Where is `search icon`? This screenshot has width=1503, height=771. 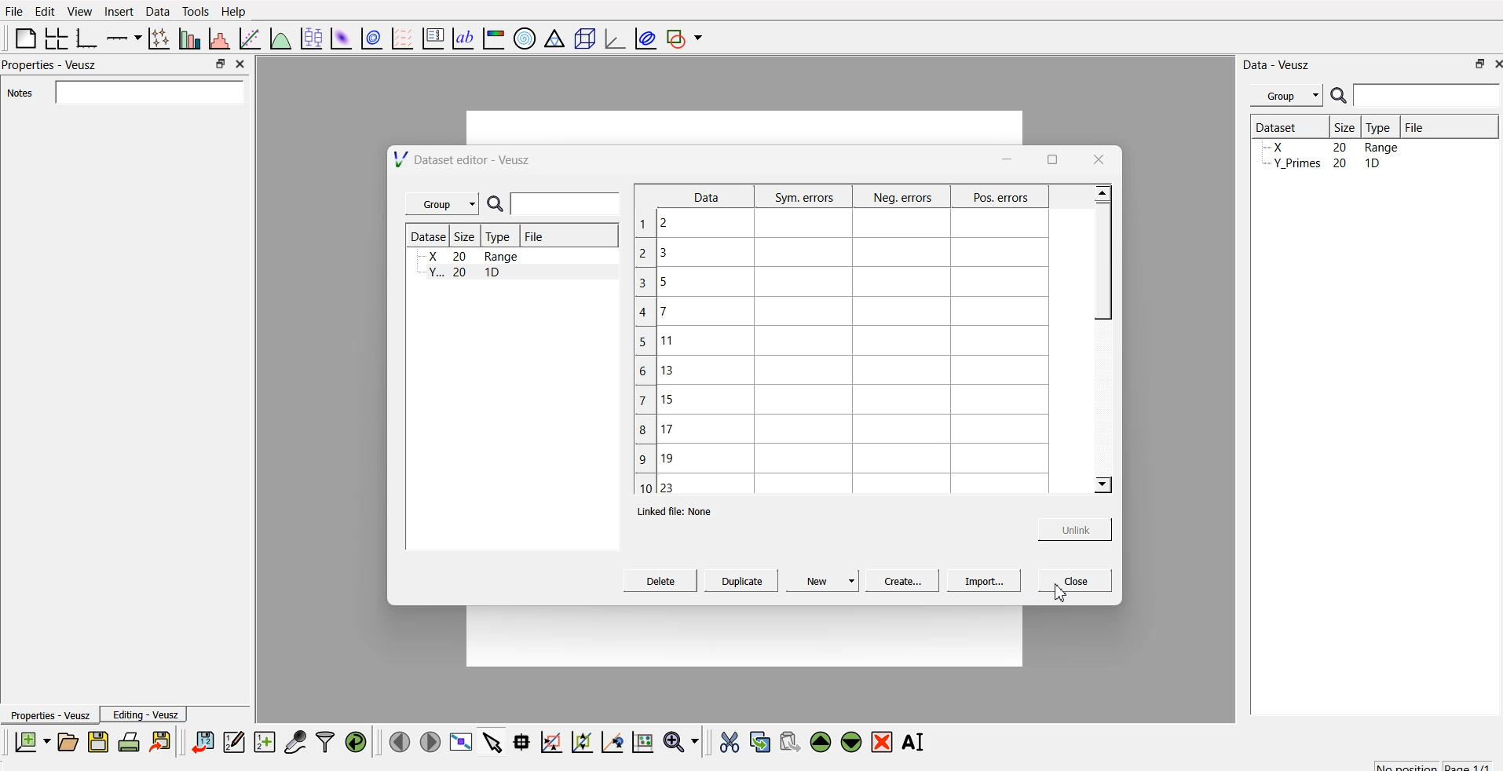 search icon is located at coordinates (494, 203).